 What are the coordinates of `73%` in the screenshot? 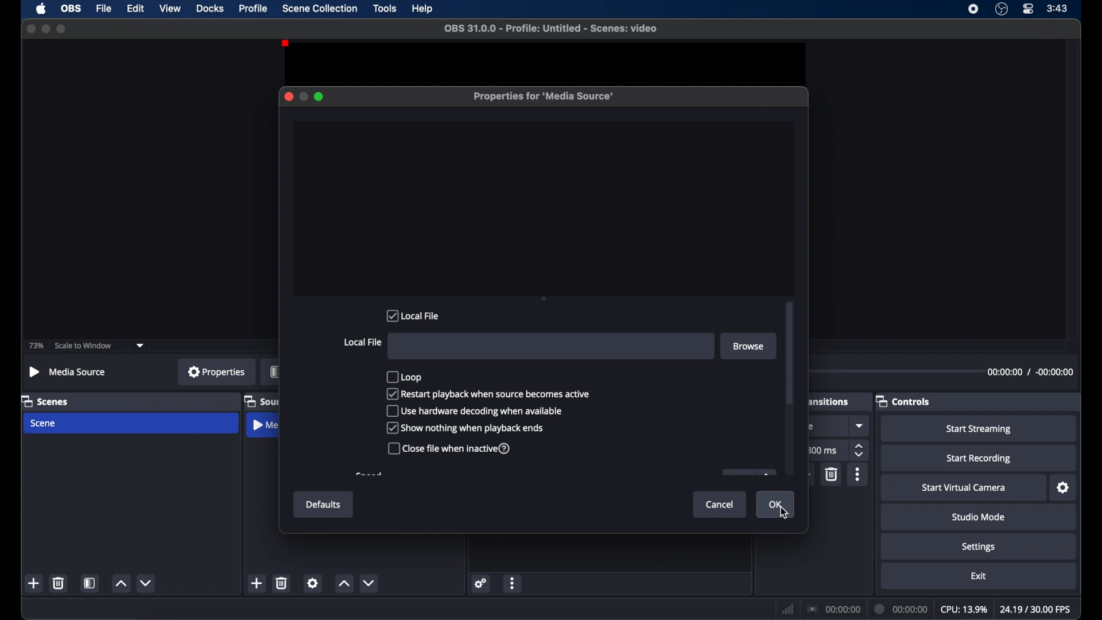 It's located at (35, 346).